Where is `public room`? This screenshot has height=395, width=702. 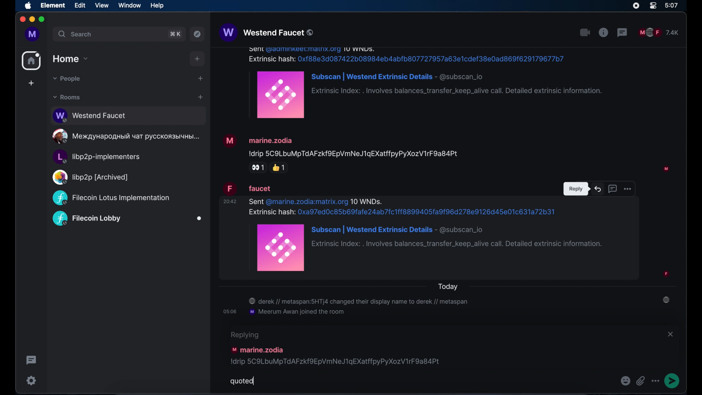 public room is located at coordinates (90, 177).